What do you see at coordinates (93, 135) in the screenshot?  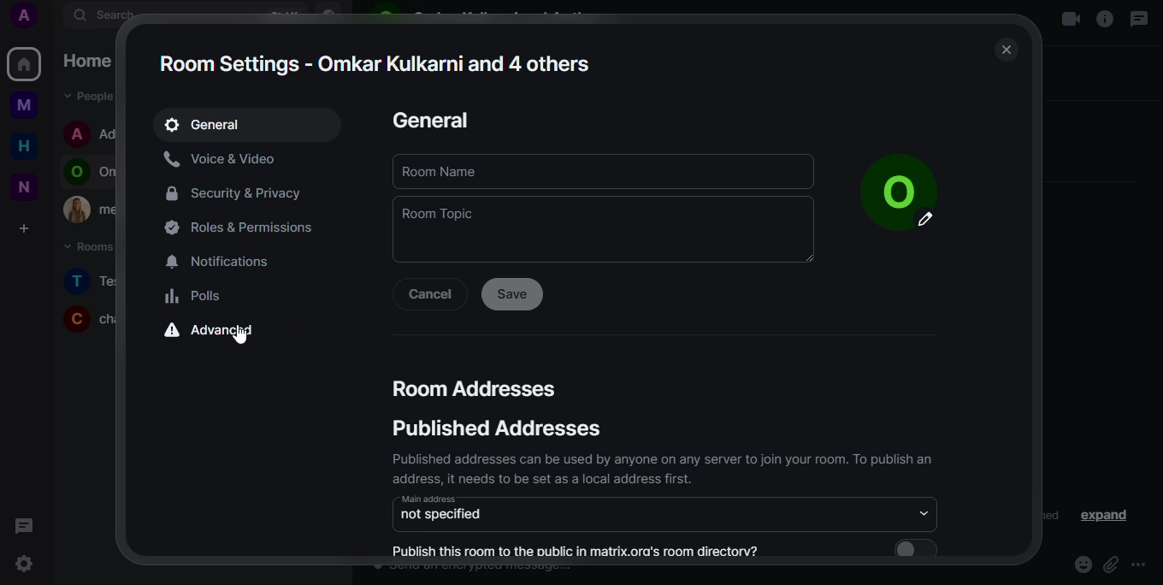 I see `contact` at bounding box center [93, 135].